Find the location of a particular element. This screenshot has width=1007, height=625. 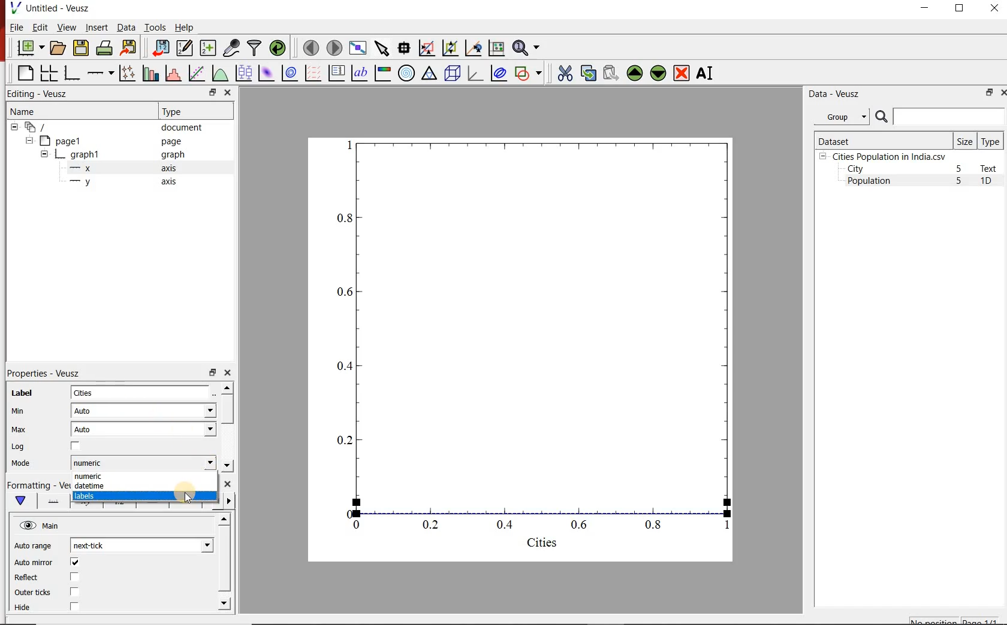

Log is located at coordinates (19, 447).